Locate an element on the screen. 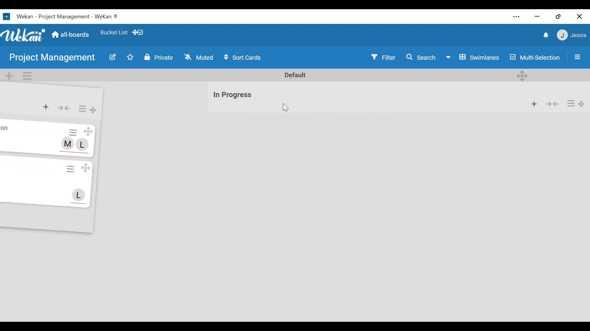  Board Name is located at coordinates (53, 57).